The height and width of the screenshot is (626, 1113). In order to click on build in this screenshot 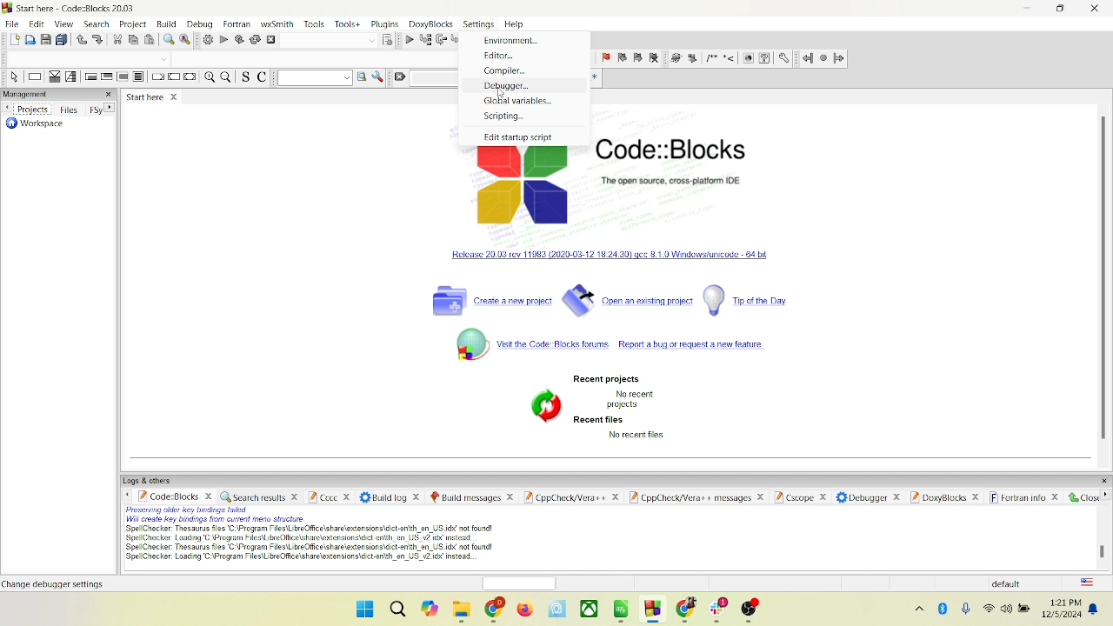, I will do `click(209, 40)`.